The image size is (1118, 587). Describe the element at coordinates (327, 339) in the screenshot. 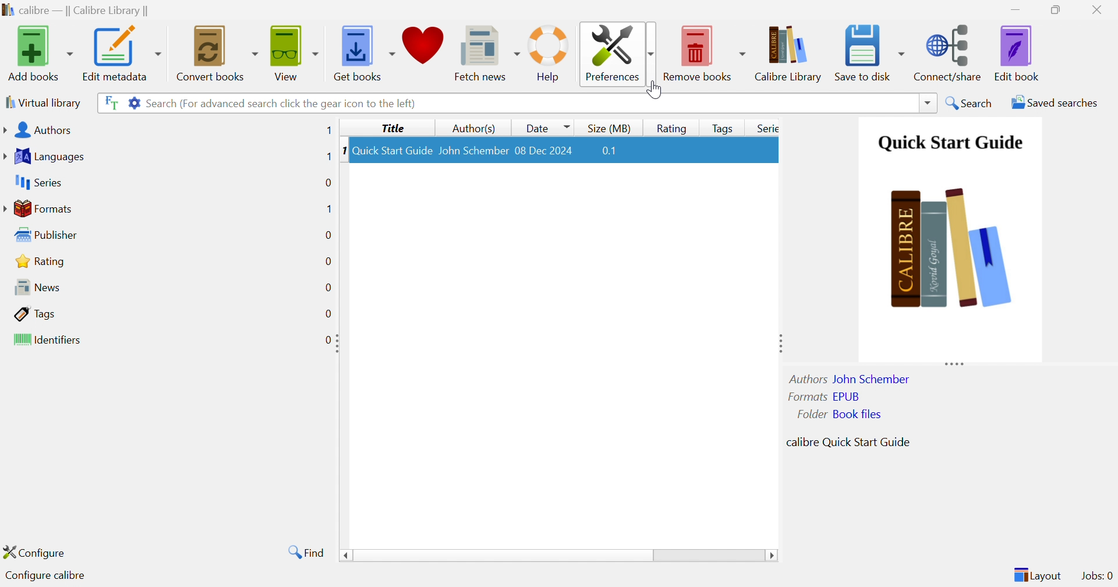

I see `0` at that location.